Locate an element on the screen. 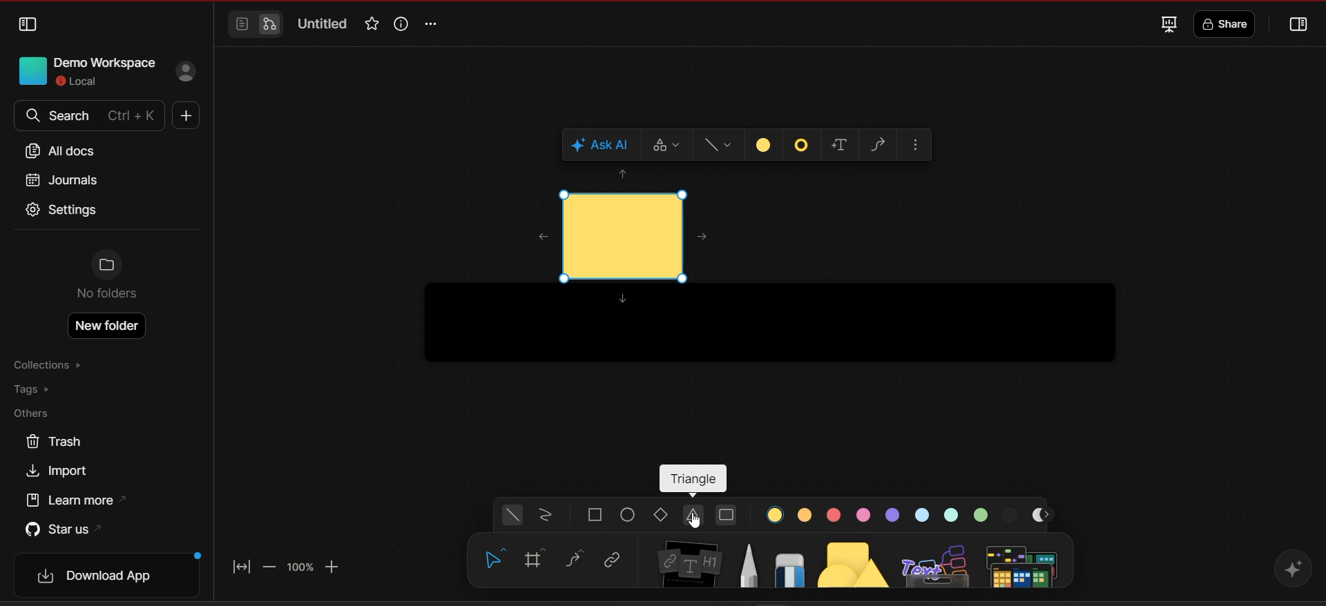  move right is located at coordinates (704, 237).